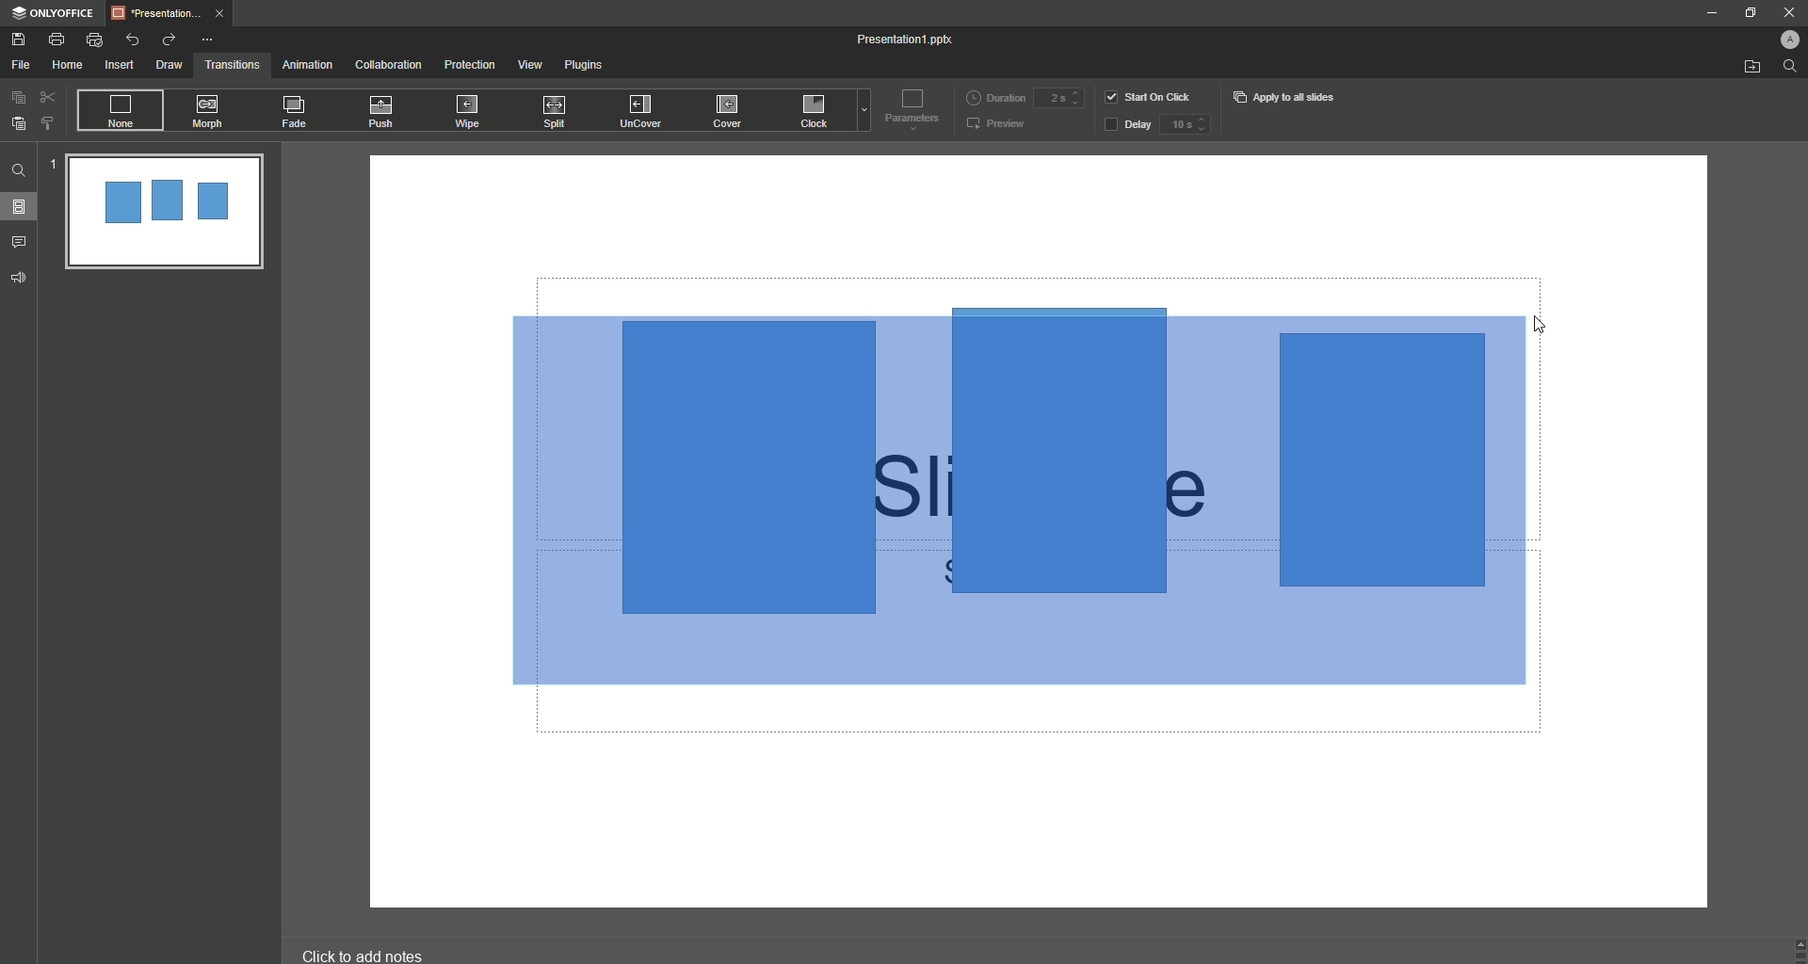  What do you see at coordinates (389, 66) in the screenshot?
I see `Collaboration` at bounding box center [389, 66].